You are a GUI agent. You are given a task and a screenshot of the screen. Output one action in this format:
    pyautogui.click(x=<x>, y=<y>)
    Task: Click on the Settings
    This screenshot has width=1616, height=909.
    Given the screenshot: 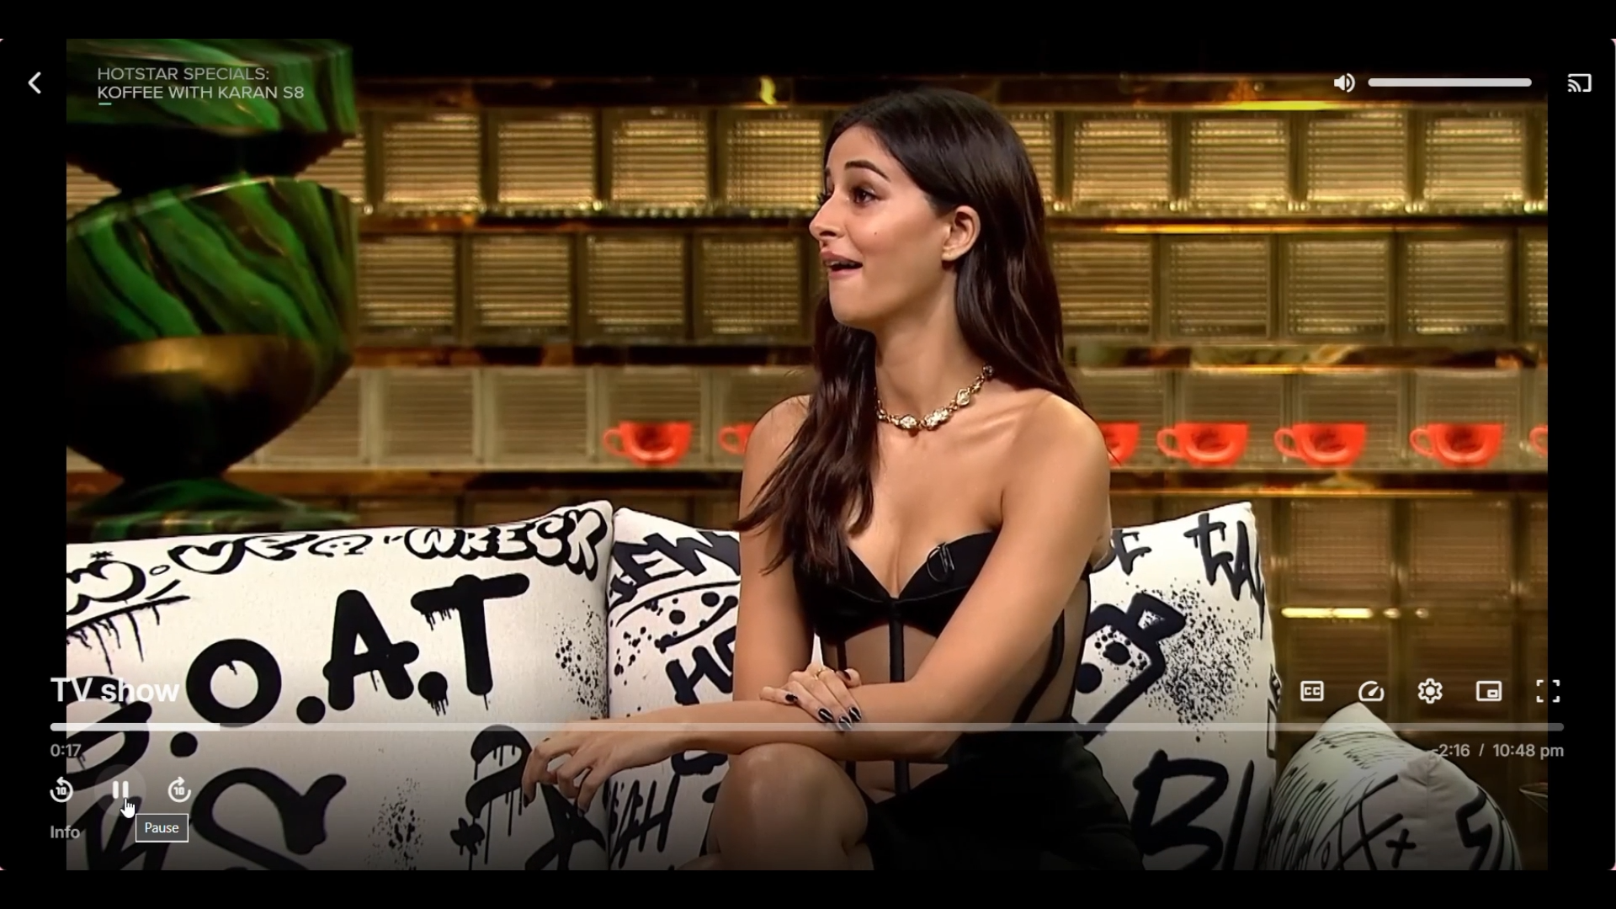 What is the action you would take?
    pyautogui.click(x=1429, y=691)
    